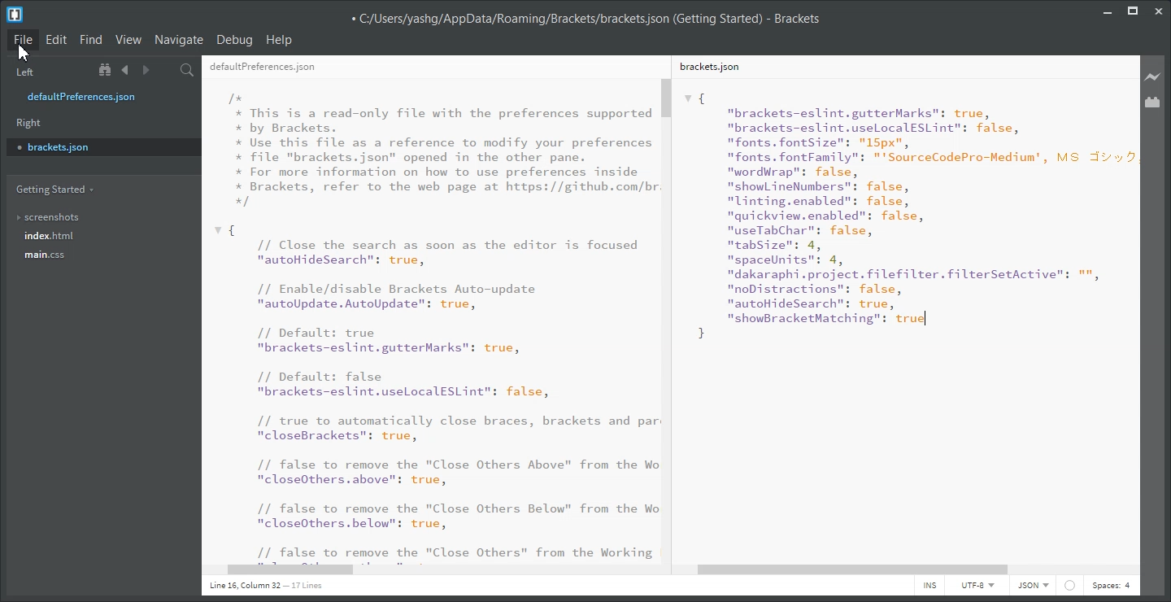 The width and height of the screenshot is (1171, 602). Describe the element at coordinates (47, 255) in the screenshot. I see `main.css` at that location.